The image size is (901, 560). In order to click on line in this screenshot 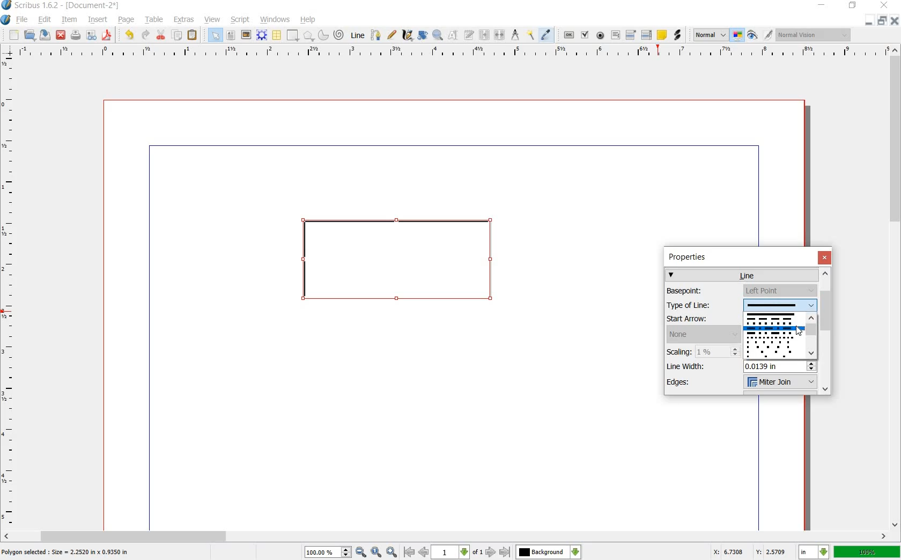, I will do `click(743, 275)`.